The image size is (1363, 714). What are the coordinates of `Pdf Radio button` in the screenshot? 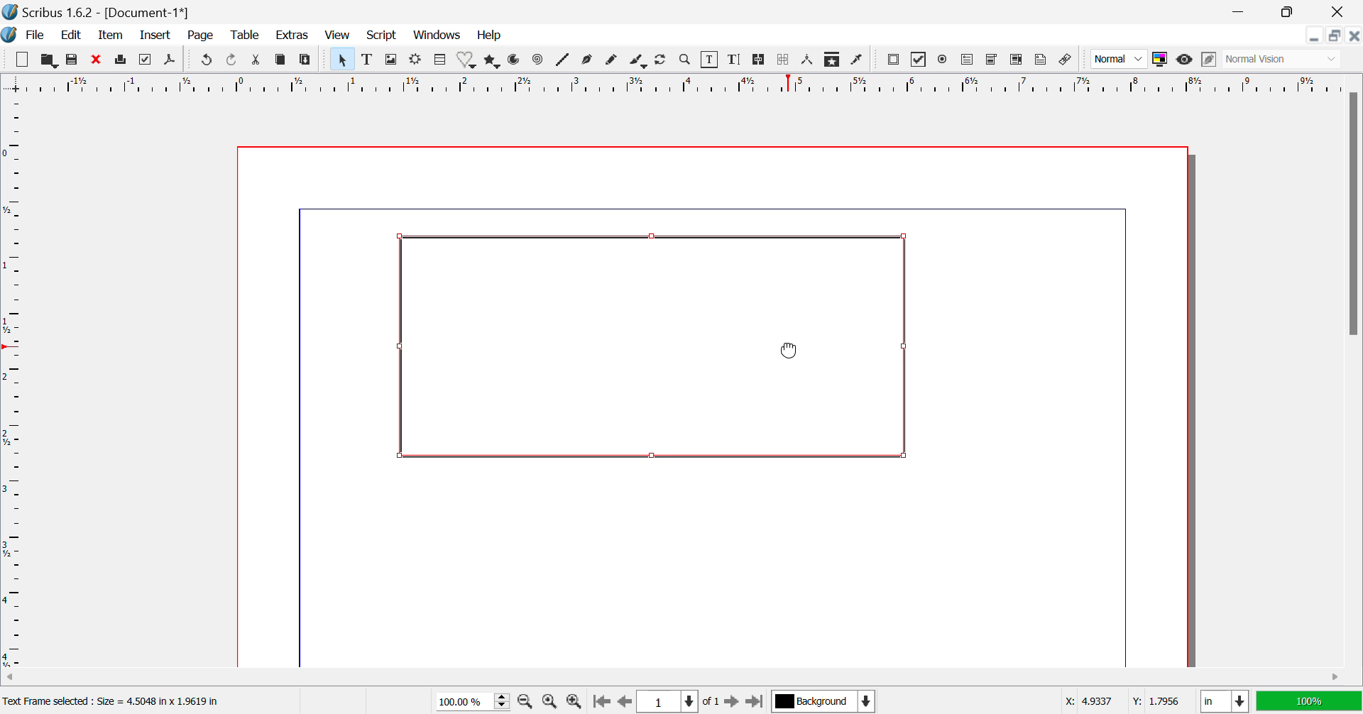 It's located at (945, 60).